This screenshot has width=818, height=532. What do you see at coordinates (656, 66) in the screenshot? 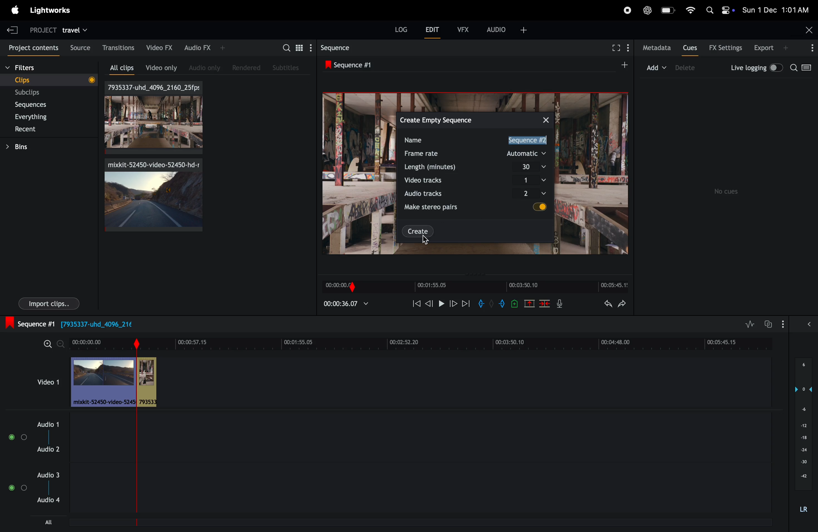
I see `add` at bounding box center [656, 66].